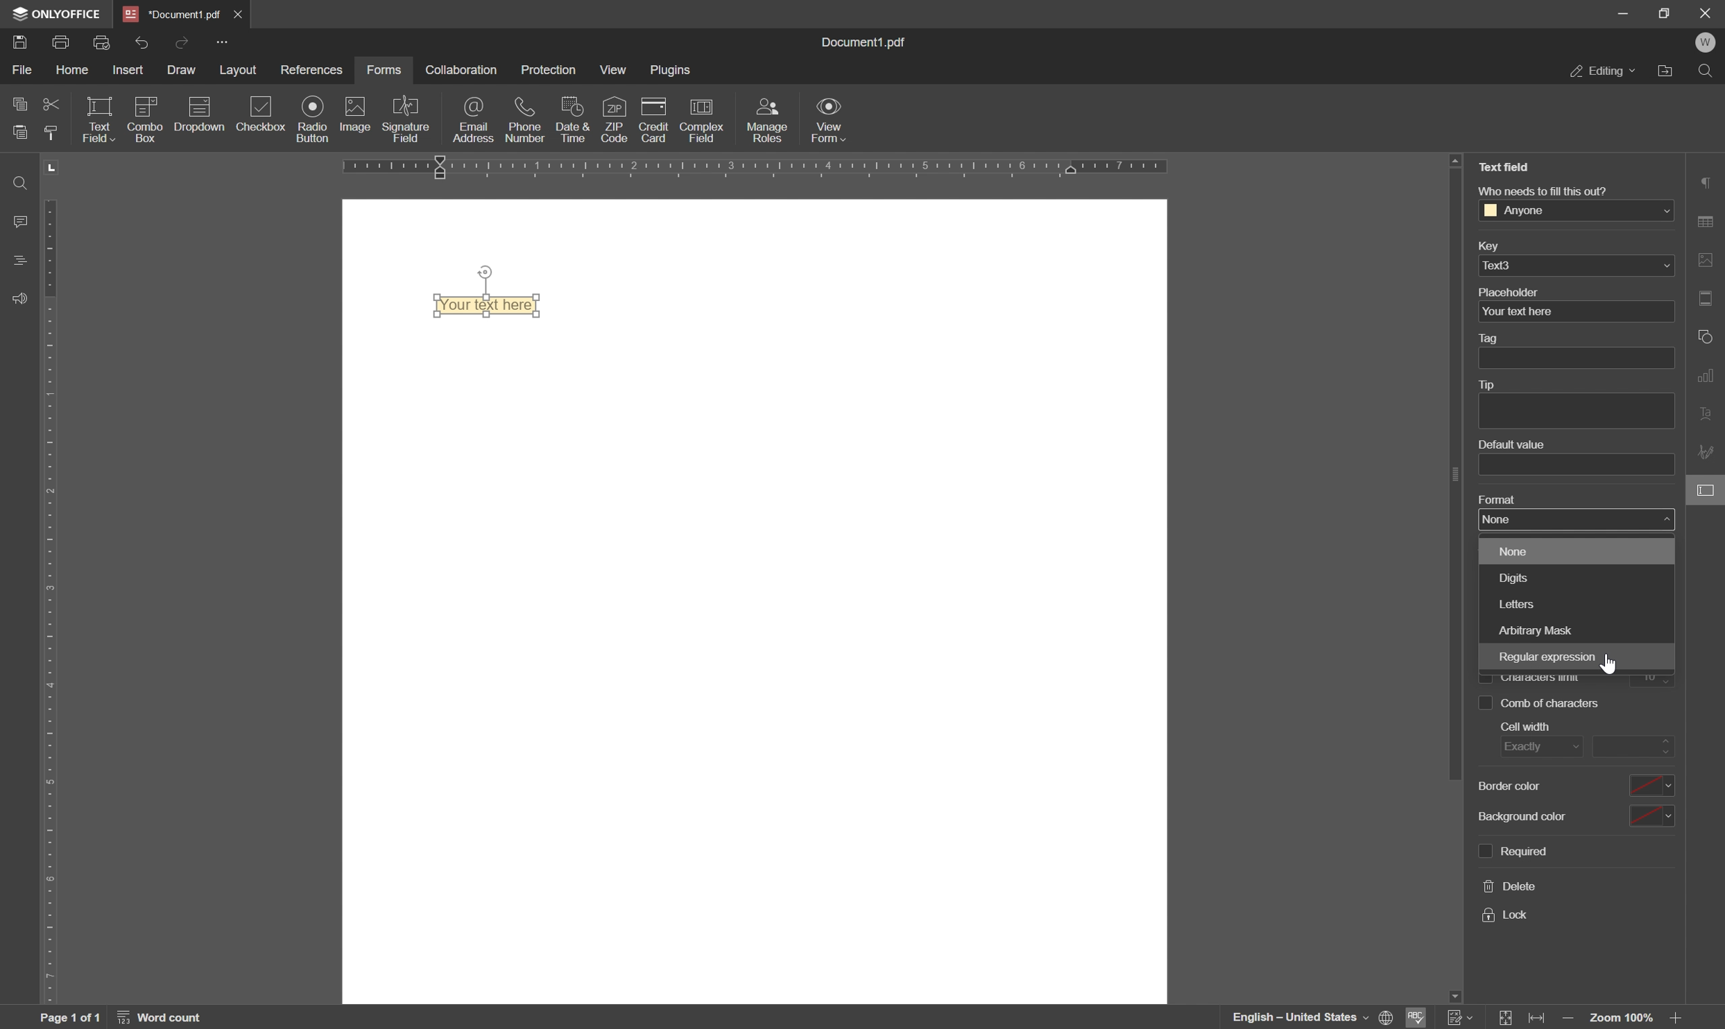 The width and height of the screenshot is (1725, 1029). I want to click on open file location, so click(1665, 71).